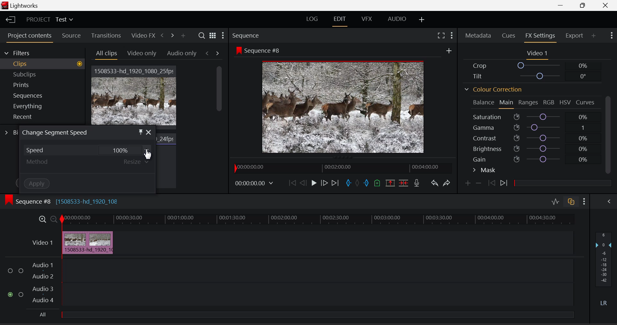 This screenshot has height=325, width=617. Describe the element at coordinates (314, 184) in the screenshot. I see `Play` at that location.